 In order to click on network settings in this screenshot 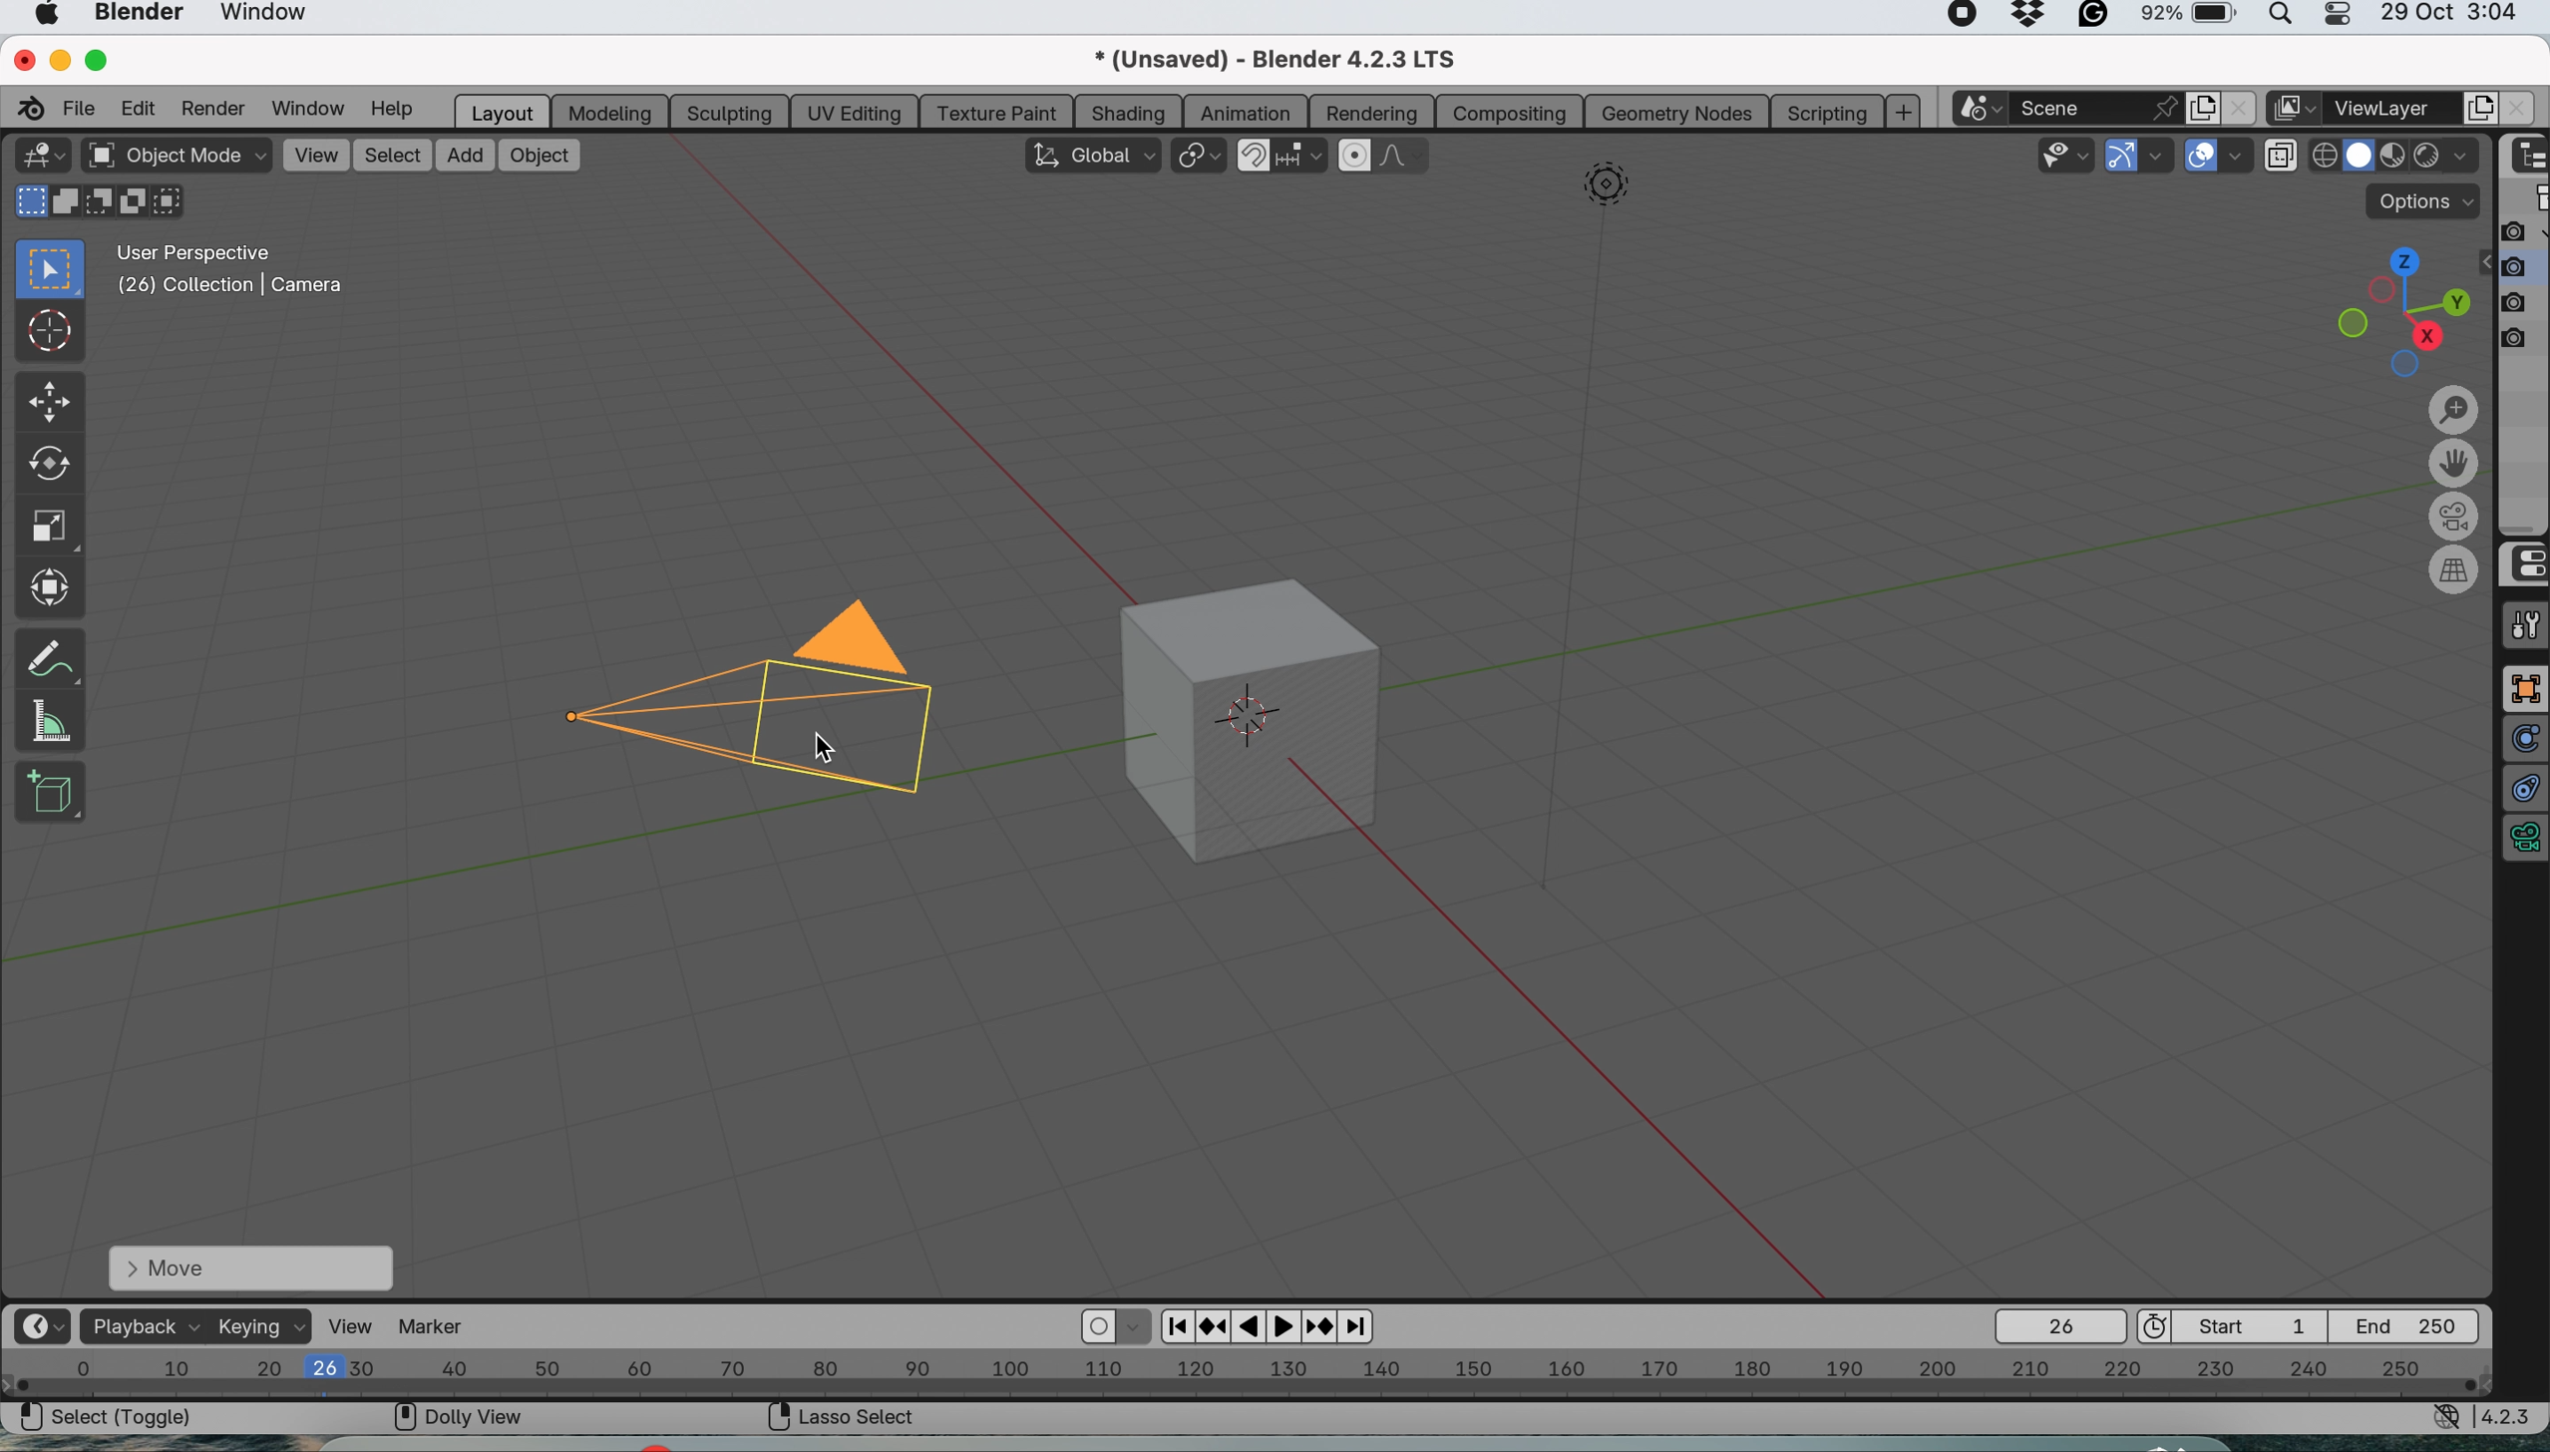, I will do `click(2446, 1420)`.